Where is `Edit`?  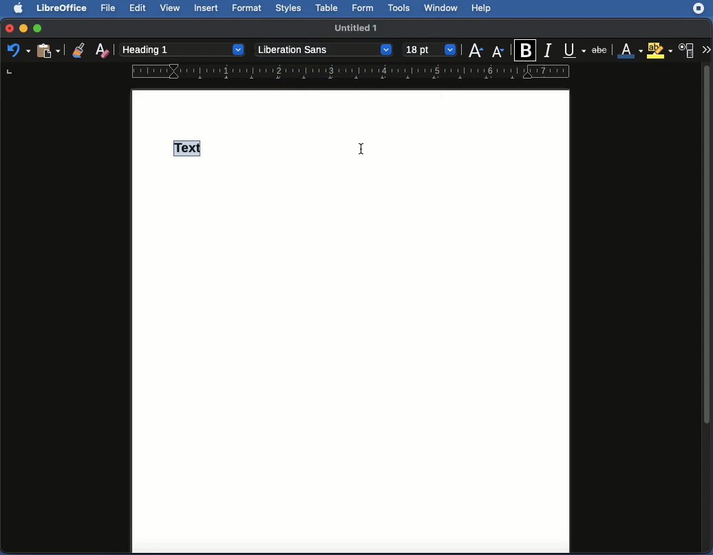 Edit is located at coordinates (139, 8).